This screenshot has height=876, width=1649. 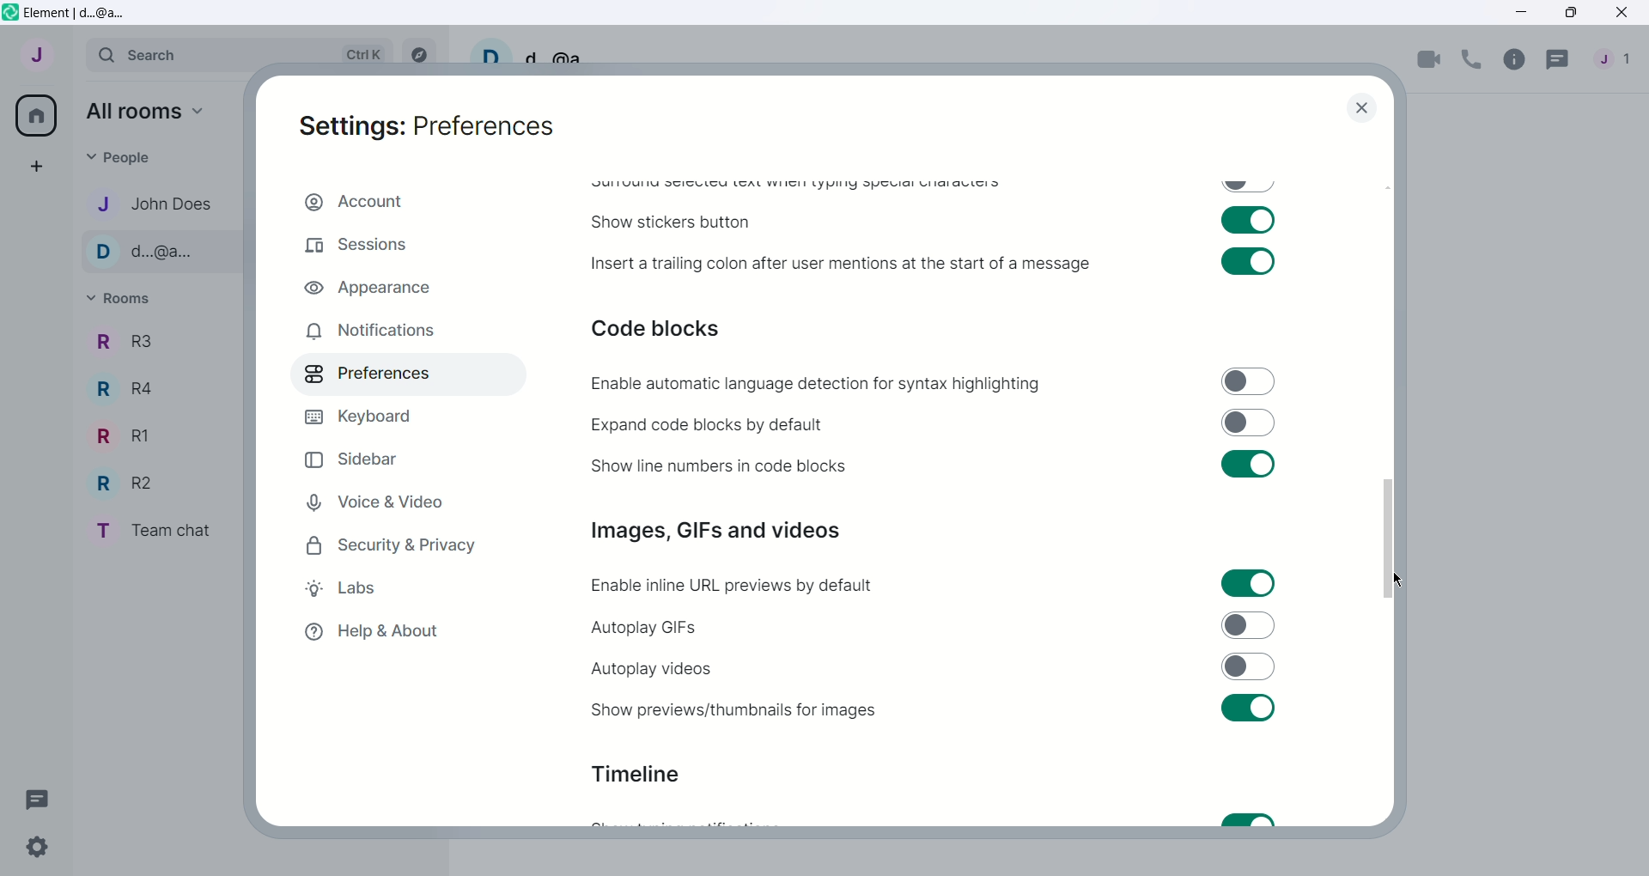 I want to click on All rooms, so click(x=34, y=116).